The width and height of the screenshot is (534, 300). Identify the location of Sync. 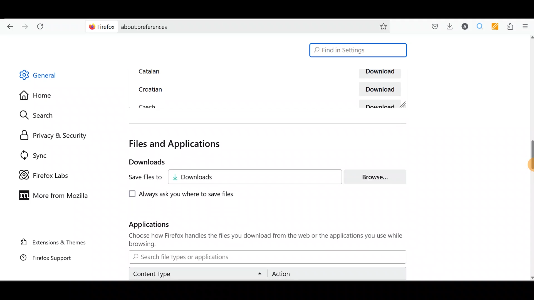
(31, 153).